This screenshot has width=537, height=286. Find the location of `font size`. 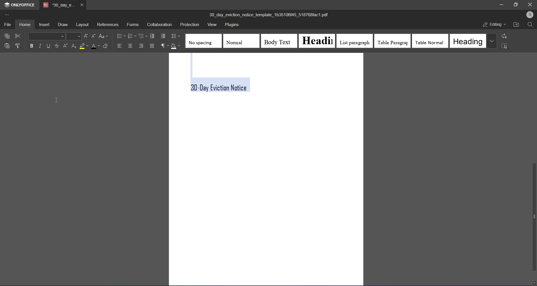

font size is located at coordinates (73, 36).